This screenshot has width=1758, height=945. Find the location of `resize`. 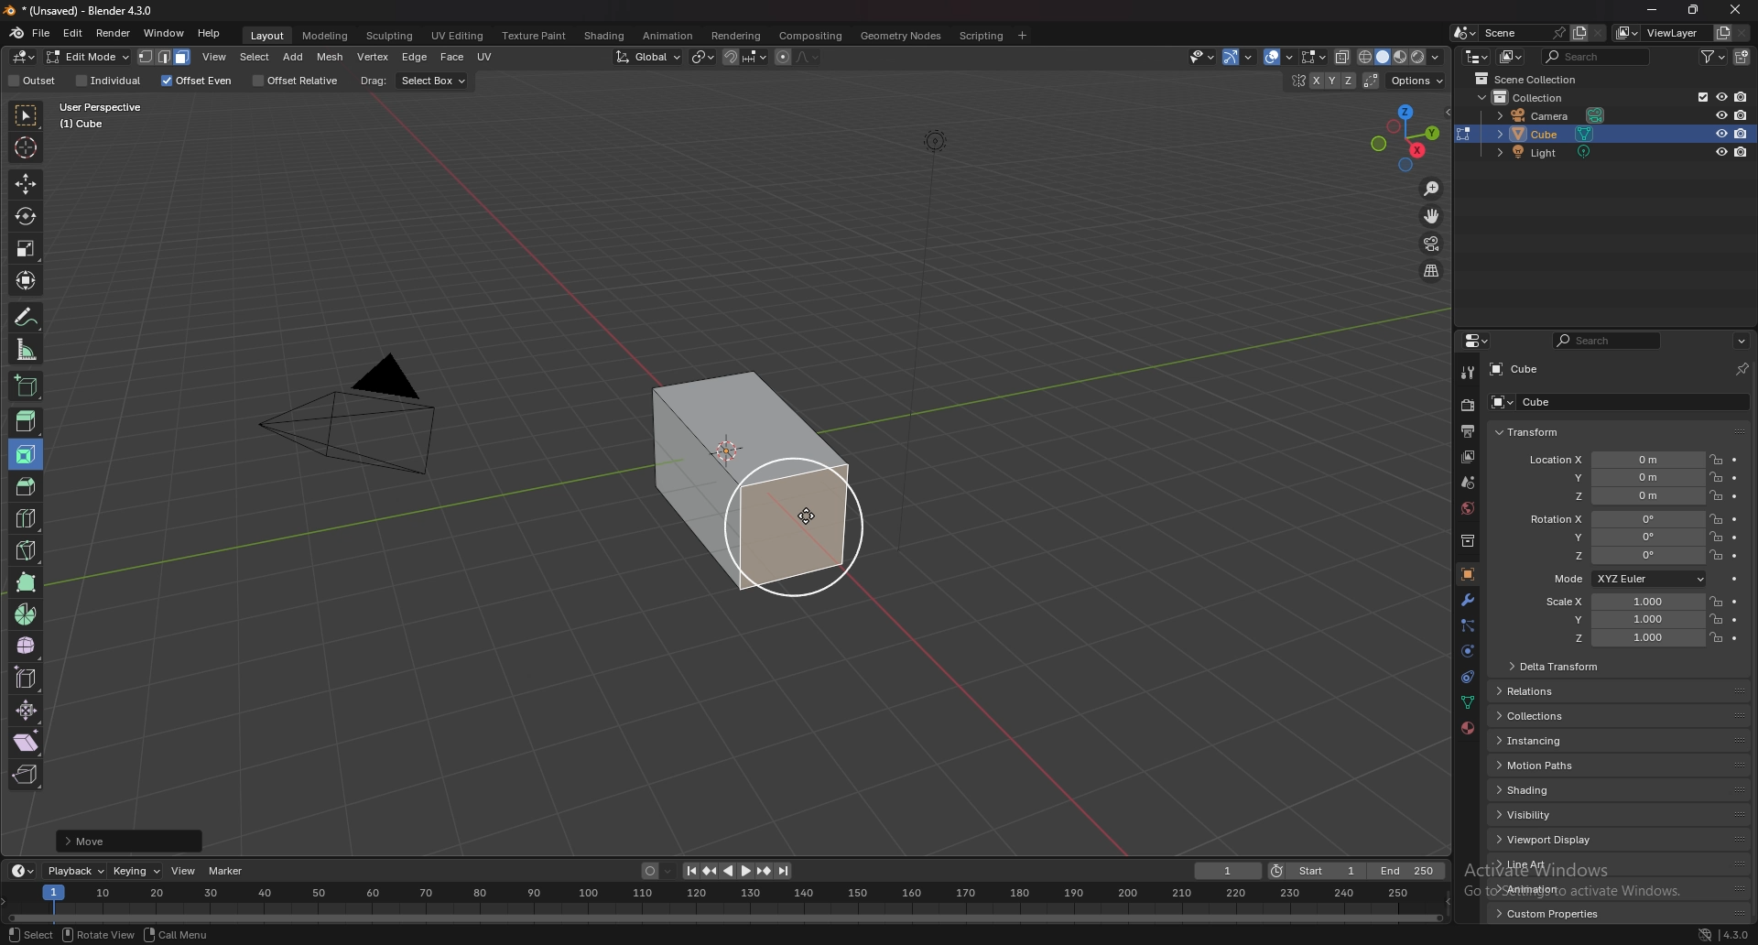

resize is located at coordinates (1692, 10).